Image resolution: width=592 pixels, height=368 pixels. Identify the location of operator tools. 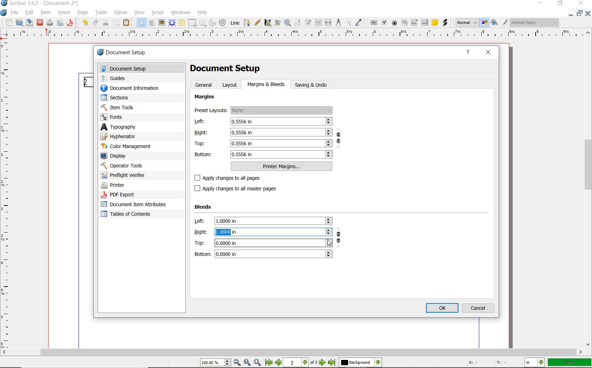
(137, 166).